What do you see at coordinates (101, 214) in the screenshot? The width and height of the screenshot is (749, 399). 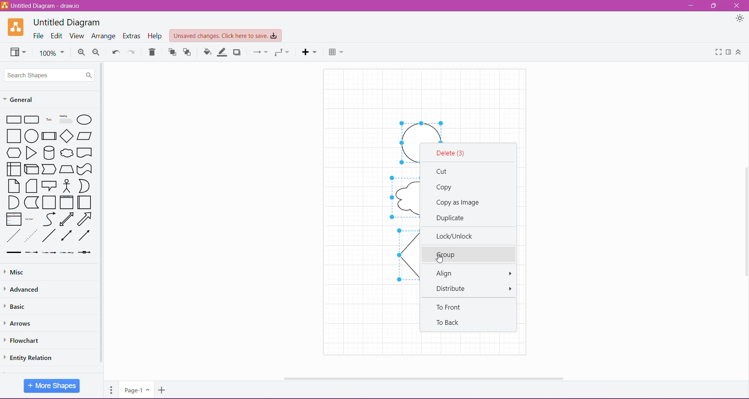 I see `Vertical Scroll Bar` at bounding box center [101, 214].